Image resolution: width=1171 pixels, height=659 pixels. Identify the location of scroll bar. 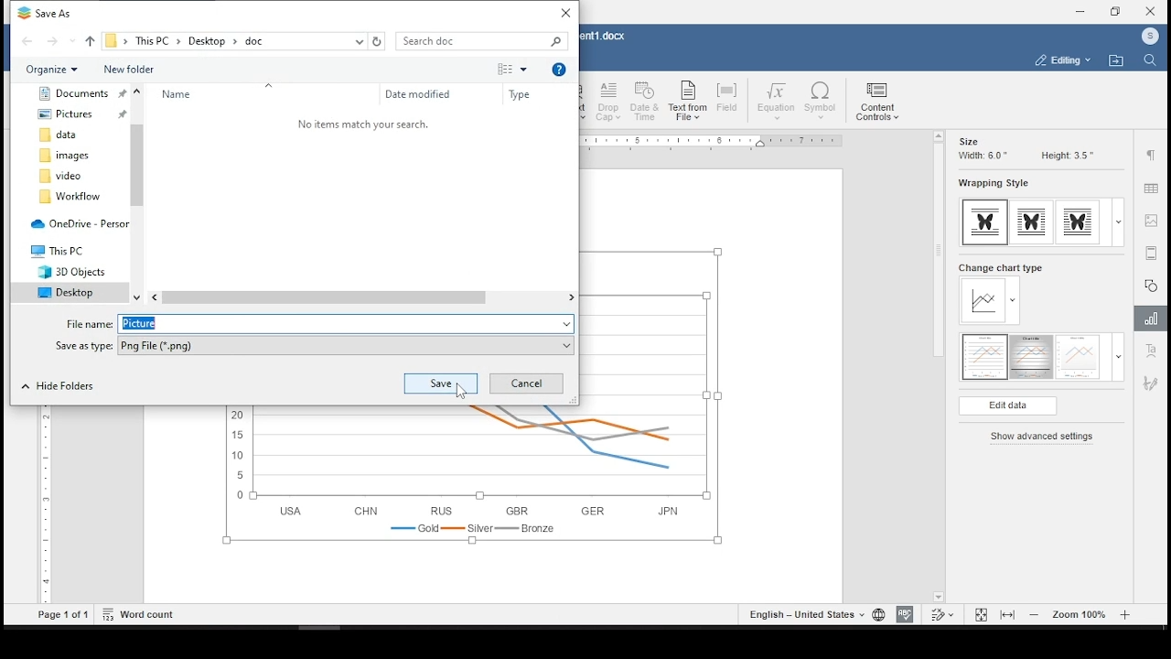
(136, 194).